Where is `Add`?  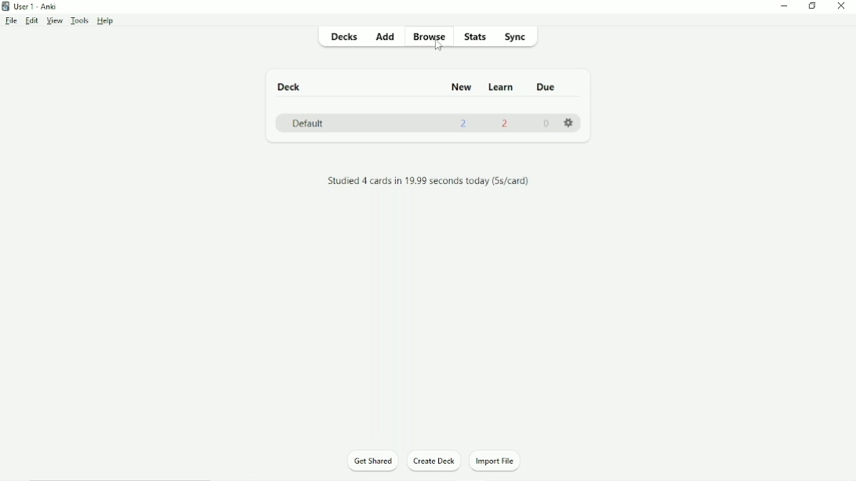 Add is located at coordinates (386, 36).